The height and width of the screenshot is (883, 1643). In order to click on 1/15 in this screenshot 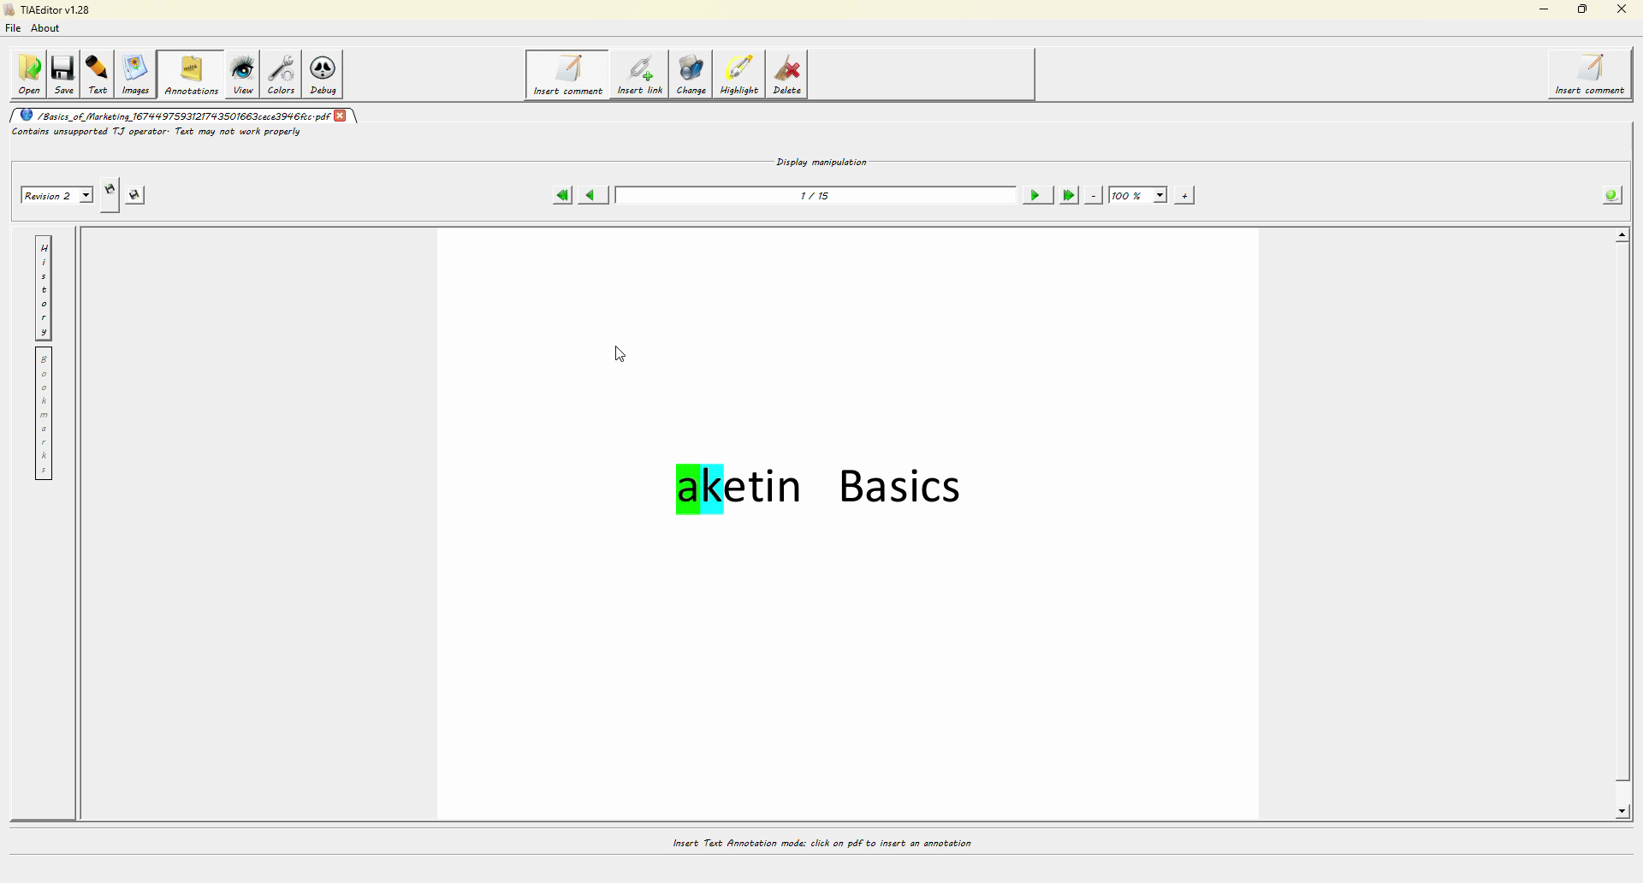, I will do `click(818, 195)`.